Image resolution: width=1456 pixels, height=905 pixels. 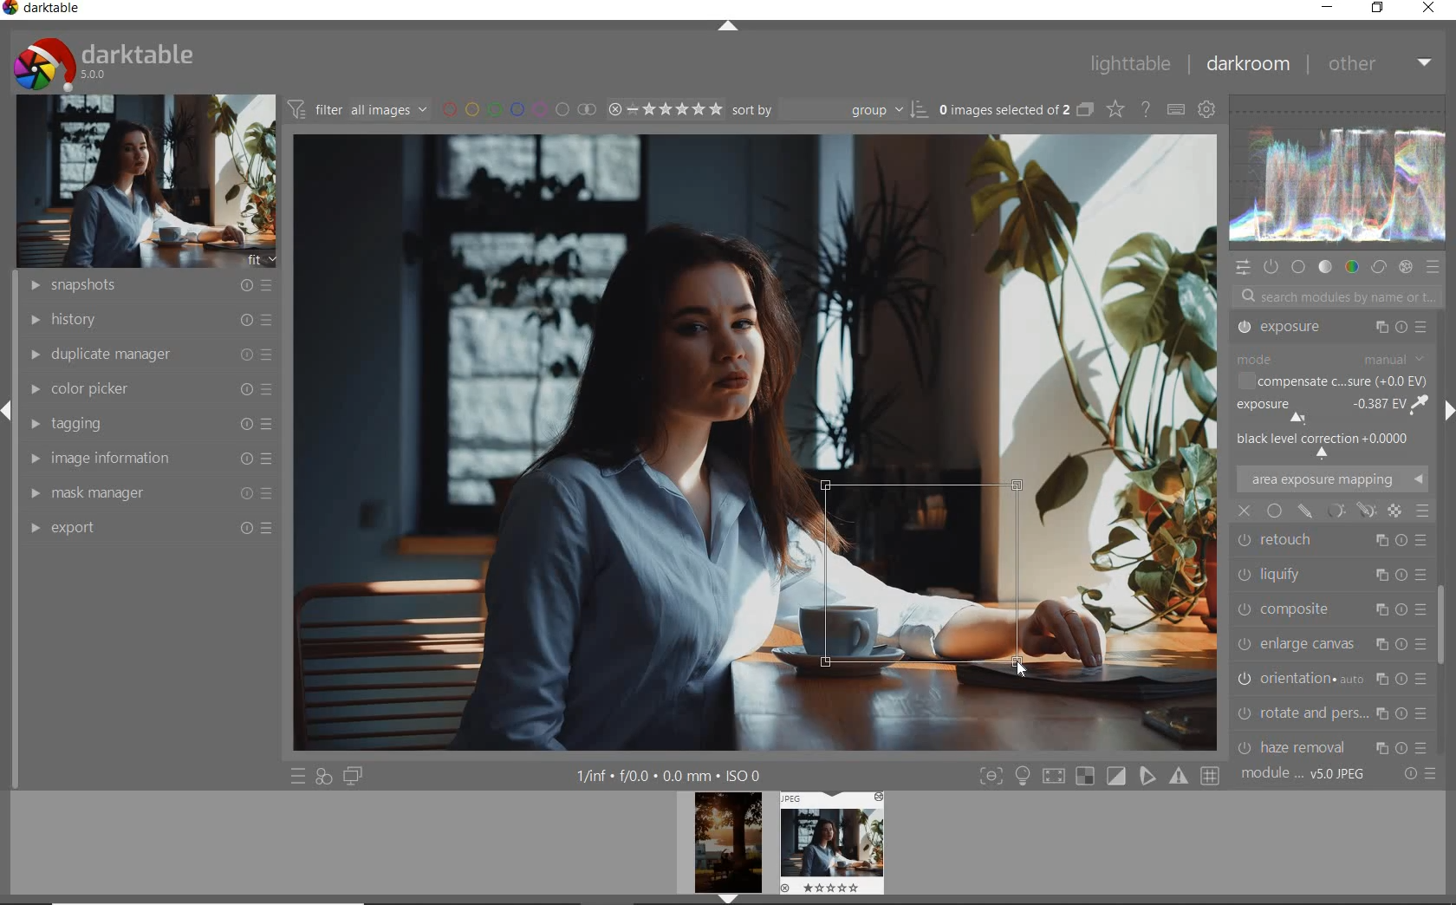 What do you see at coordinates (146, 422) in the screenshot?
I see `TAGGING` at bounding box center [146, 422].